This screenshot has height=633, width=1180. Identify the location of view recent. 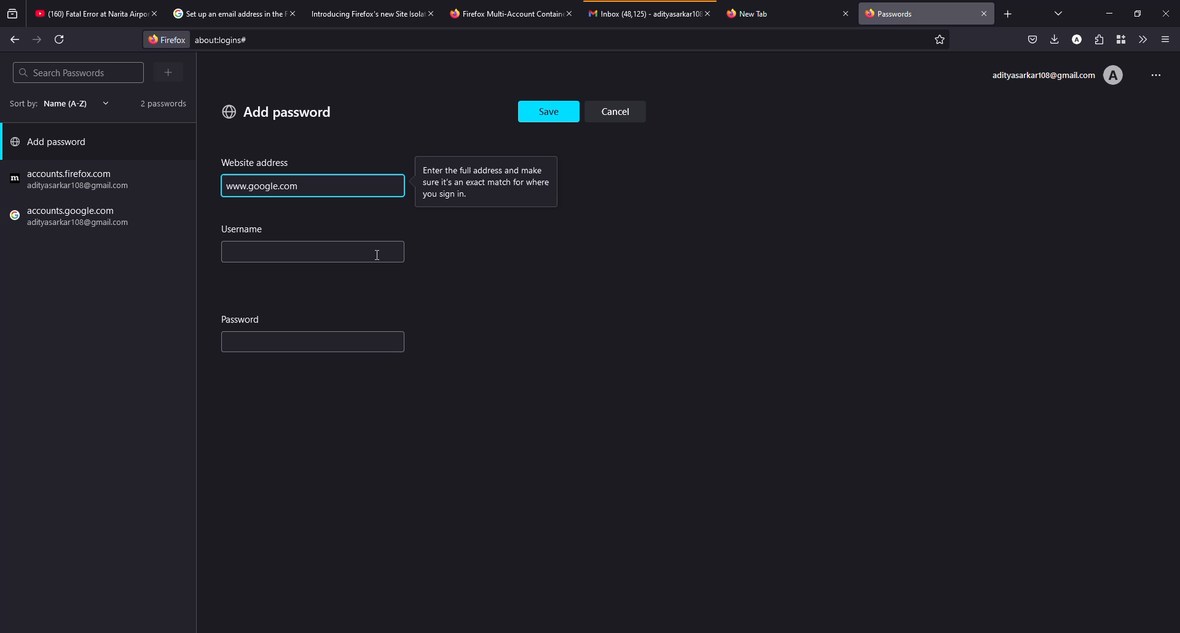
(14, 14).